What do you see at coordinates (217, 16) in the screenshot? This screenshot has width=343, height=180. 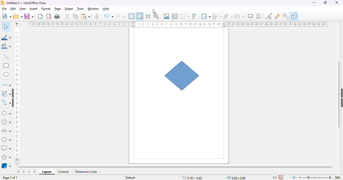 I see `align objects` at bounding box center [217, 16].